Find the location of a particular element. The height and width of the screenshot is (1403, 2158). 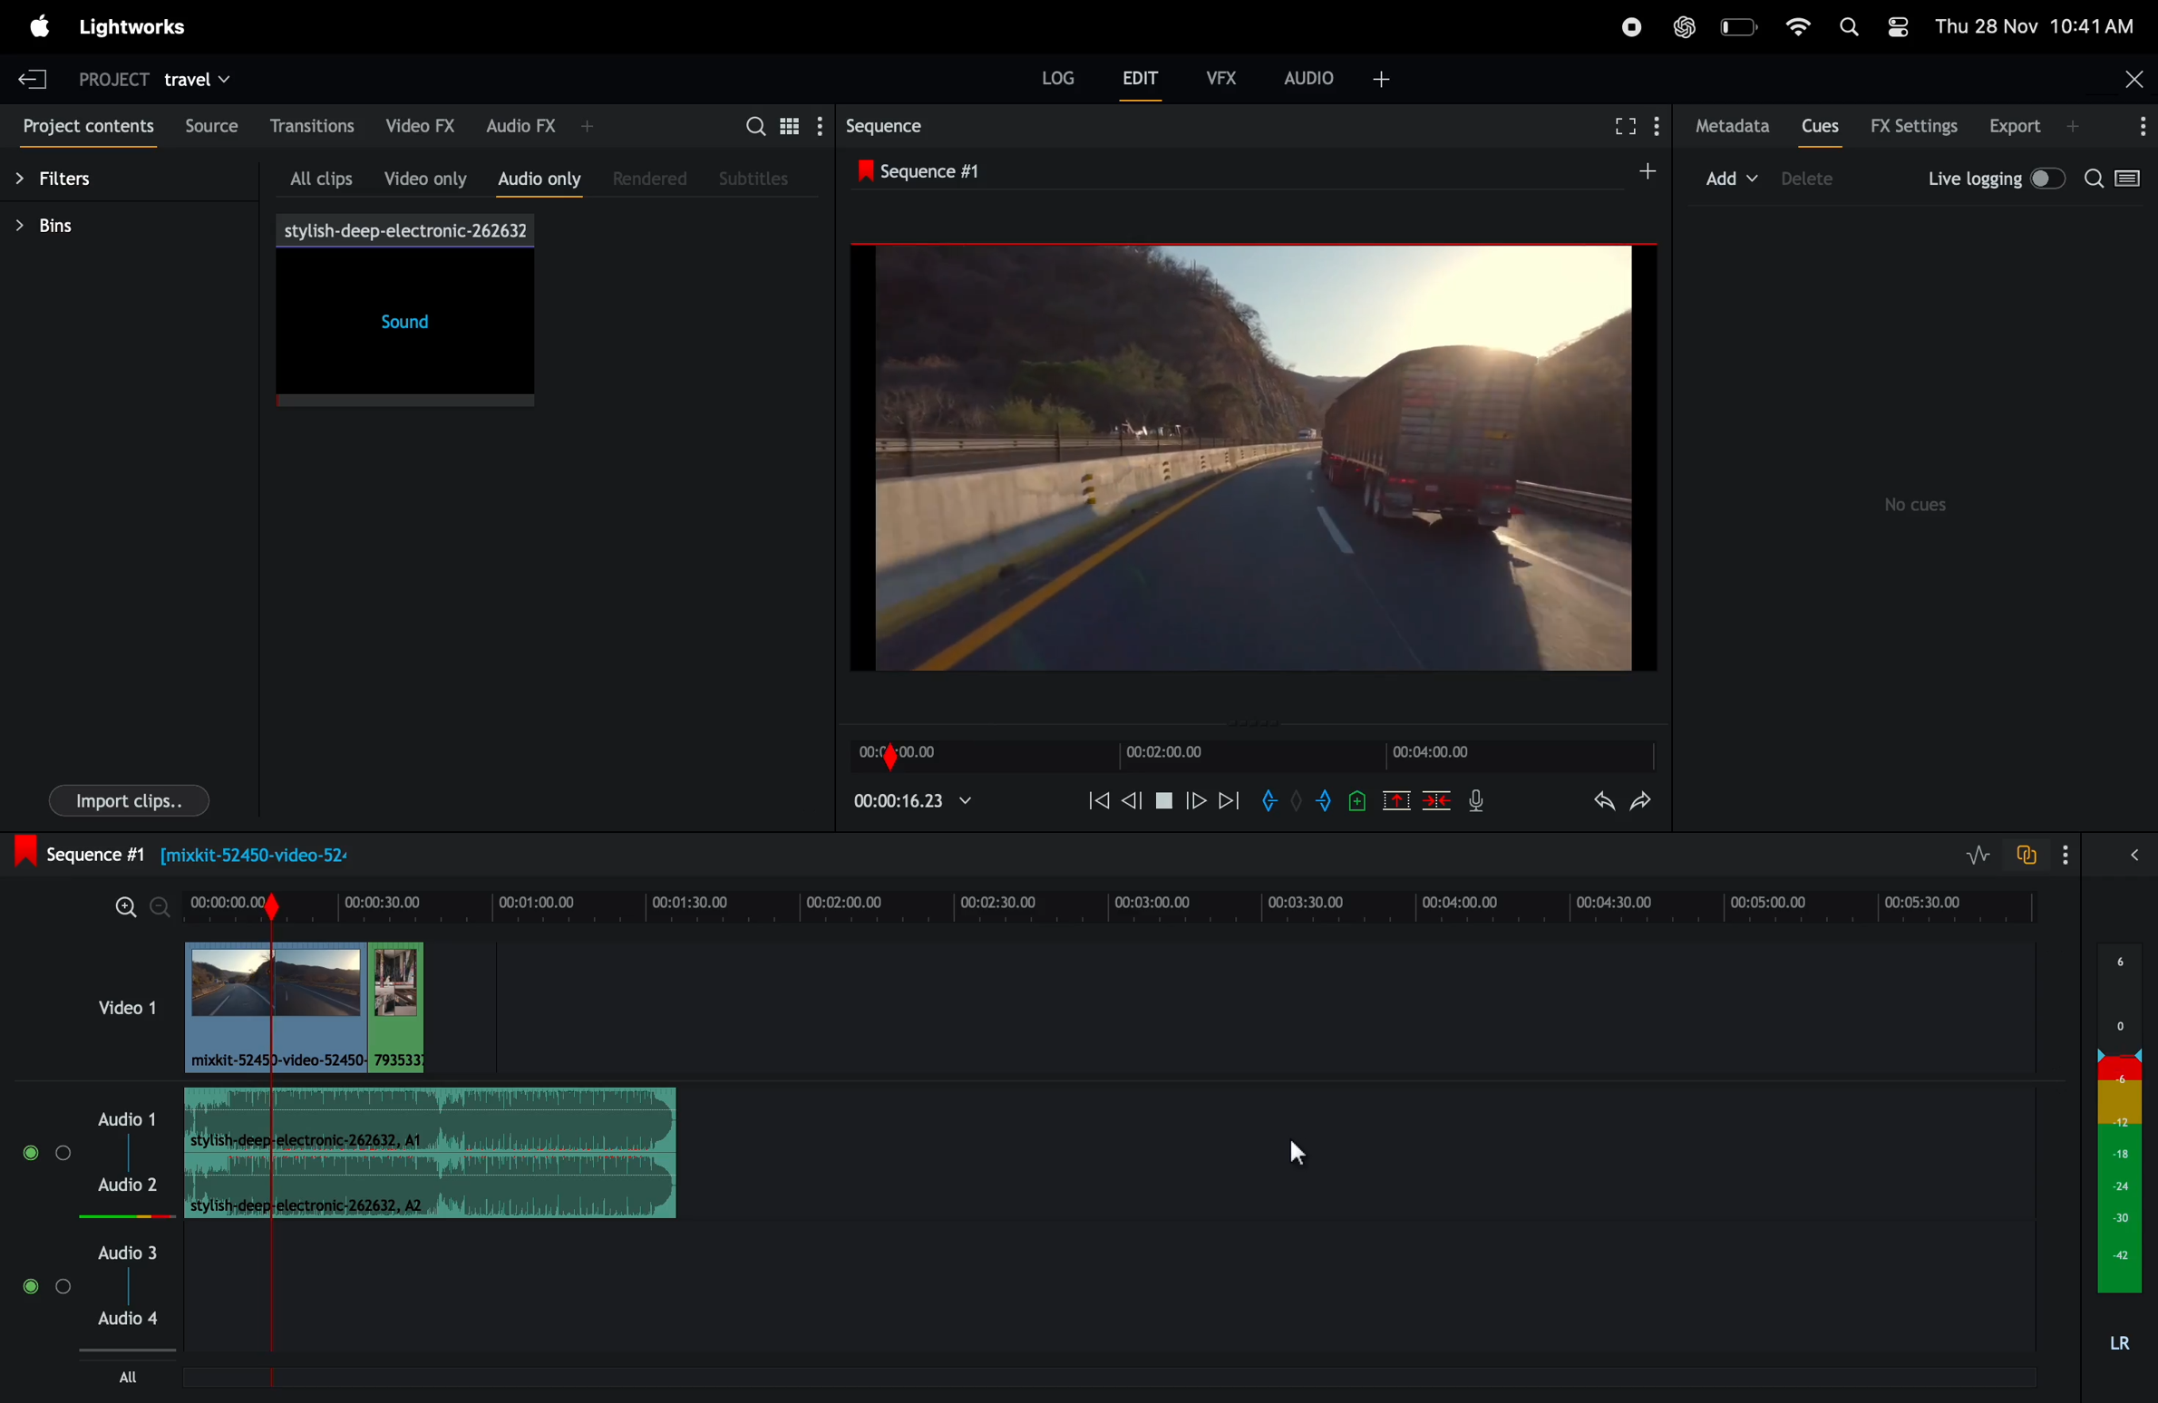

rewind is located at coordinates (1095, 799).